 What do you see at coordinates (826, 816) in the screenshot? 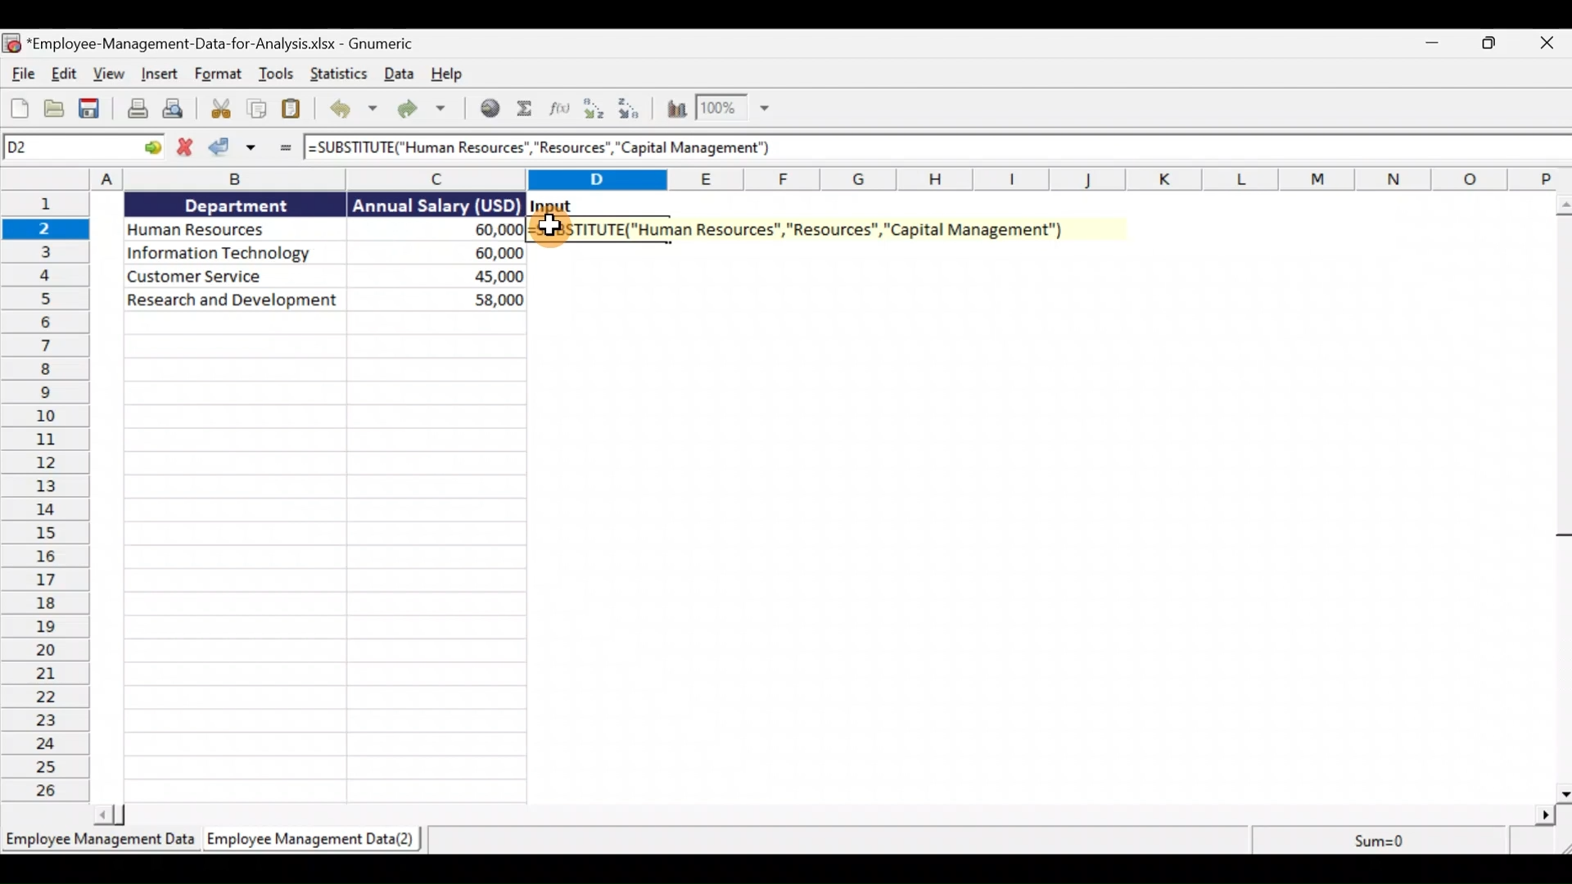
I see `scroll bar` at bounding box center [826, 816].